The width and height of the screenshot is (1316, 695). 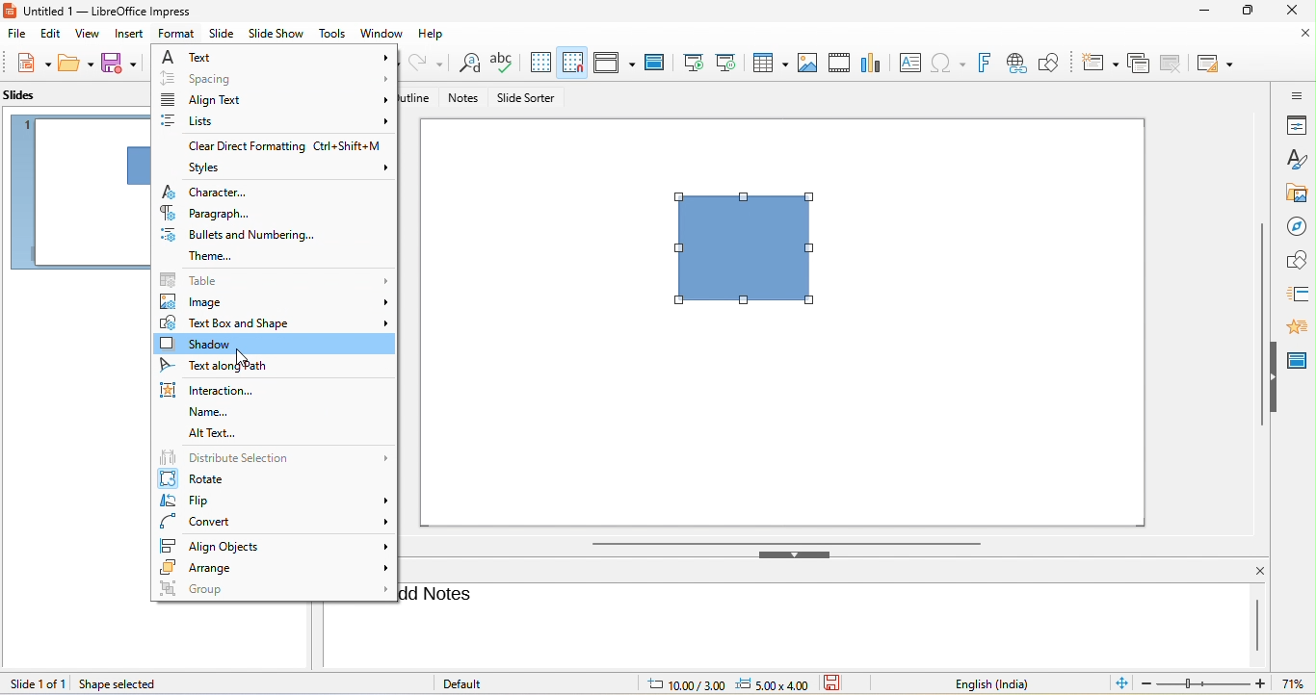 What do you see at coordinates (1296, 158) in the screenshot?
I see `styles` at bounding box center [1296, 158].